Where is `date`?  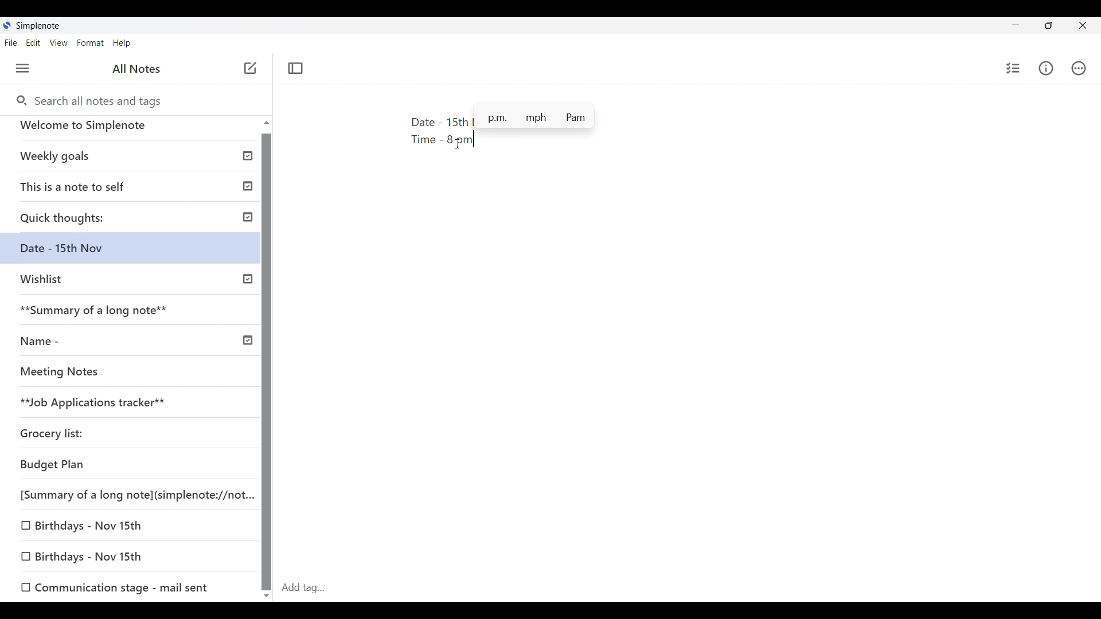 date is located at coordinates (123, 465).